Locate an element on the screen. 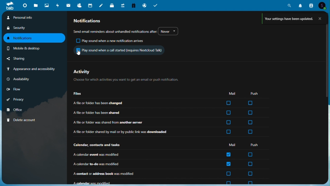 Image resolution: width=330 pixels, height=186 pixels. a contact or address was modified is located at coordinates (138, 174).